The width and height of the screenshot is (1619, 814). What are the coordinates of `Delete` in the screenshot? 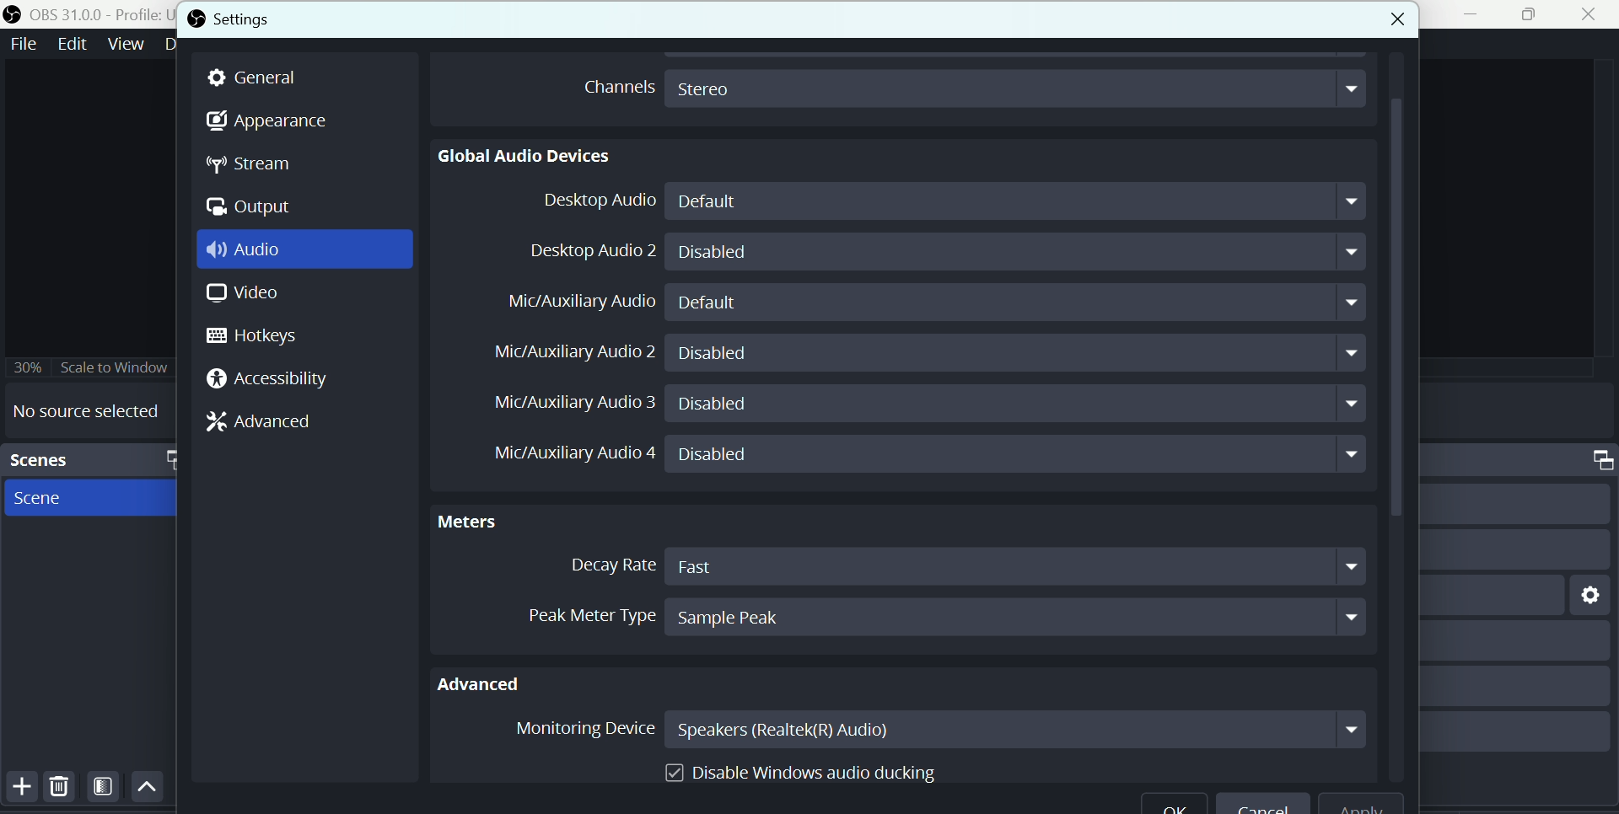 It's located at (59, 789).